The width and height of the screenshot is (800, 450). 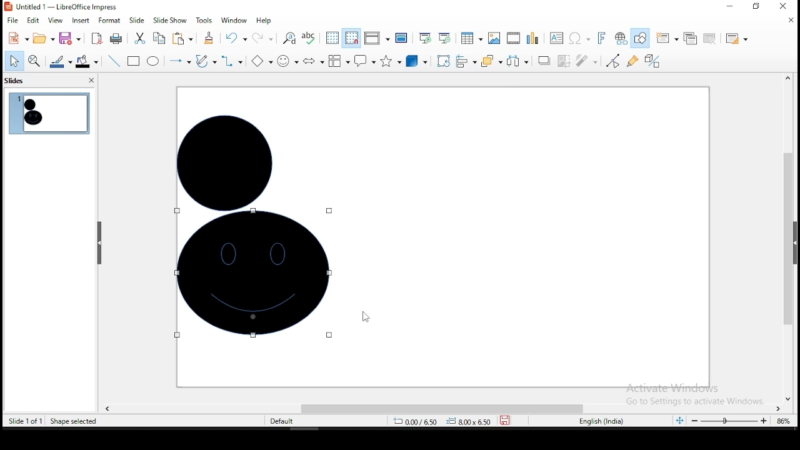 I want to click on start from current slide, so click(x=447, y=39).